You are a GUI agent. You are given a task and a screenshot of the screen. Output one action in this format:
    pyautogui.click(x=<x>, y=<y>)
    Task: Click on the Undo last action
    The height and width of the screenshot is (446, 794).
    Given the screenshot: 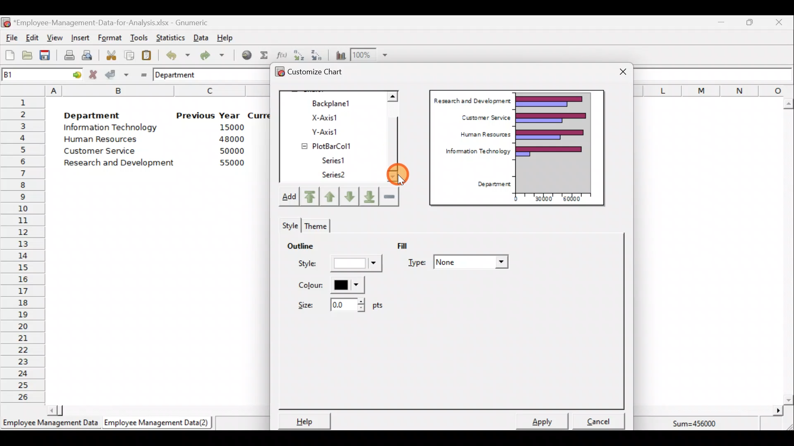 What is the action you would take?
    pyautogui.click(x=173, y=53)
    